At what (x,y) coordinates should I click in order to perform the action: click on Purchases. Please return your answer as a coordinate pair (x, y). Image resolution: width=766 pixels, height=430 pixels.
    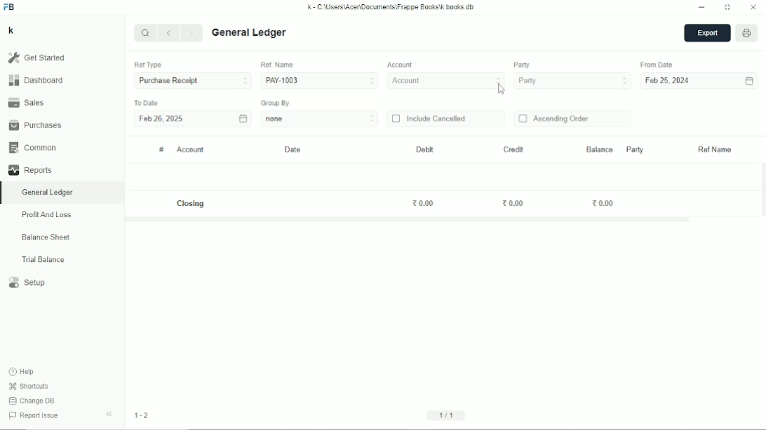
    Looking at the image, I should click on (35, 125).